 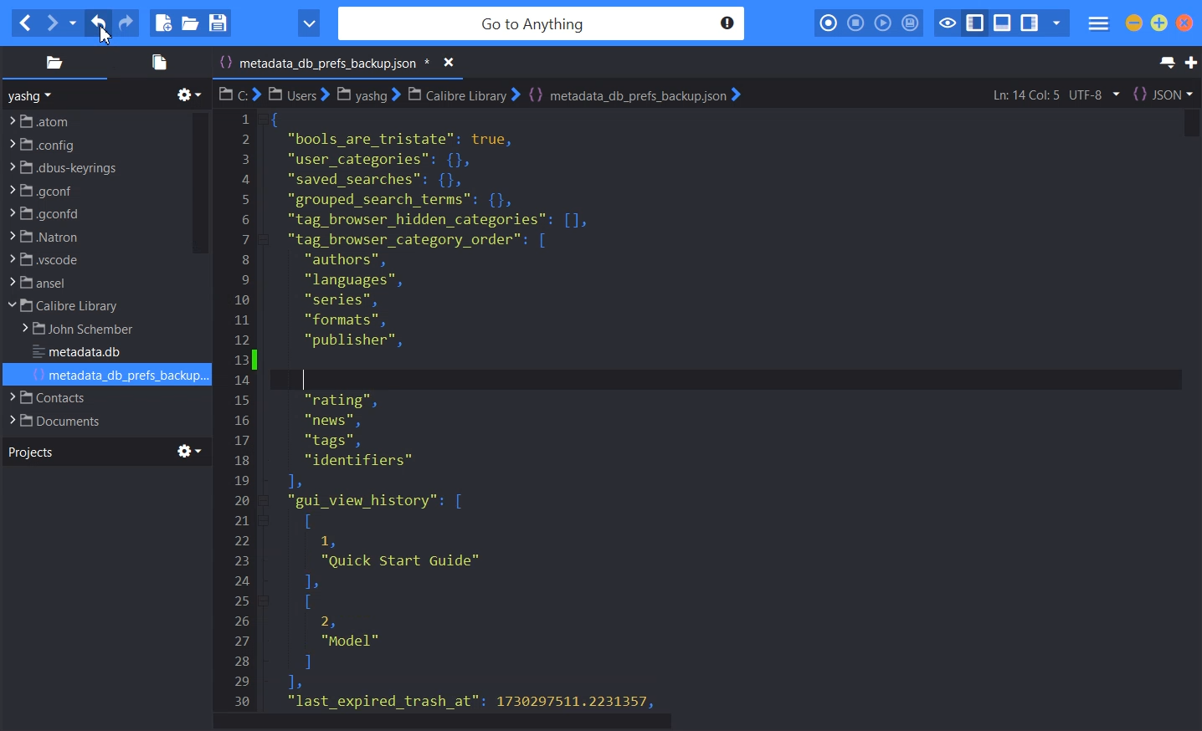 I want to click on JSON, so click(x=1163, y=94).